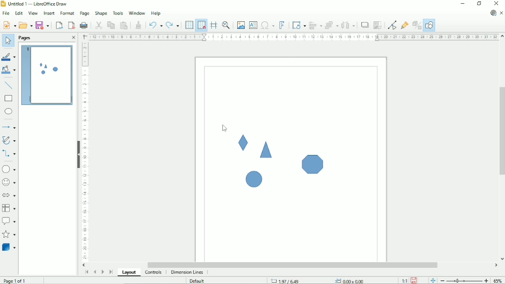 The width and height of the screenshot is (505, 284). I want to click on Window, so click(137, 12).